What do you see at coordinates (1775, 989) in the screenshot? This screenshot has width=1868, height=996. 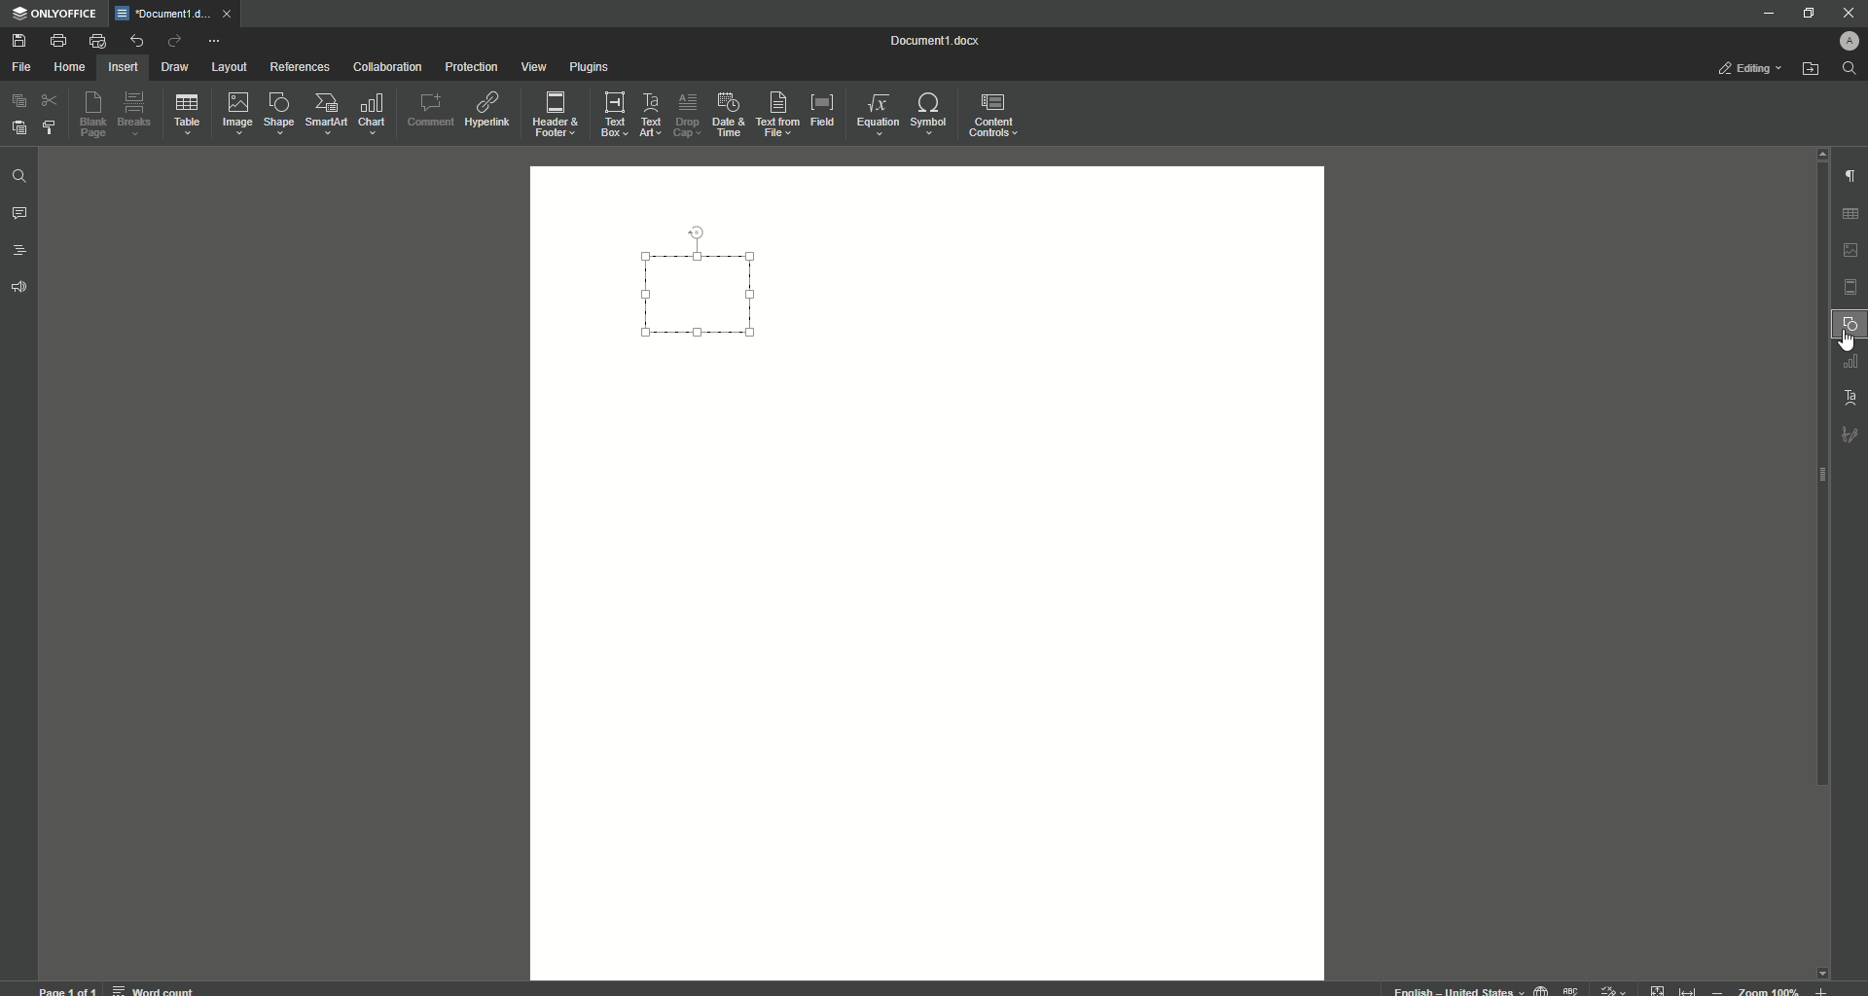 I see `zoom out or zoom in` at bounding box center [1775, 989].